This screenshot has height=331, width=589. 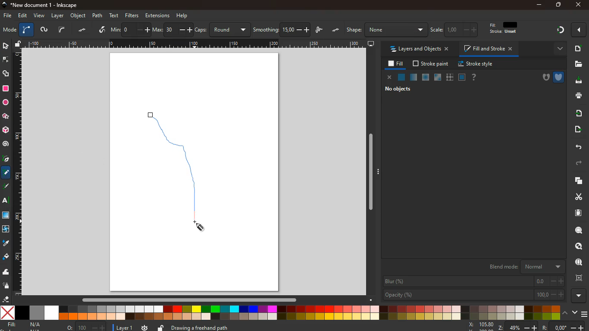 What do you see at coordinates (576, 247) in the screenshot?
I see `find` at bounding box center [576, 247].